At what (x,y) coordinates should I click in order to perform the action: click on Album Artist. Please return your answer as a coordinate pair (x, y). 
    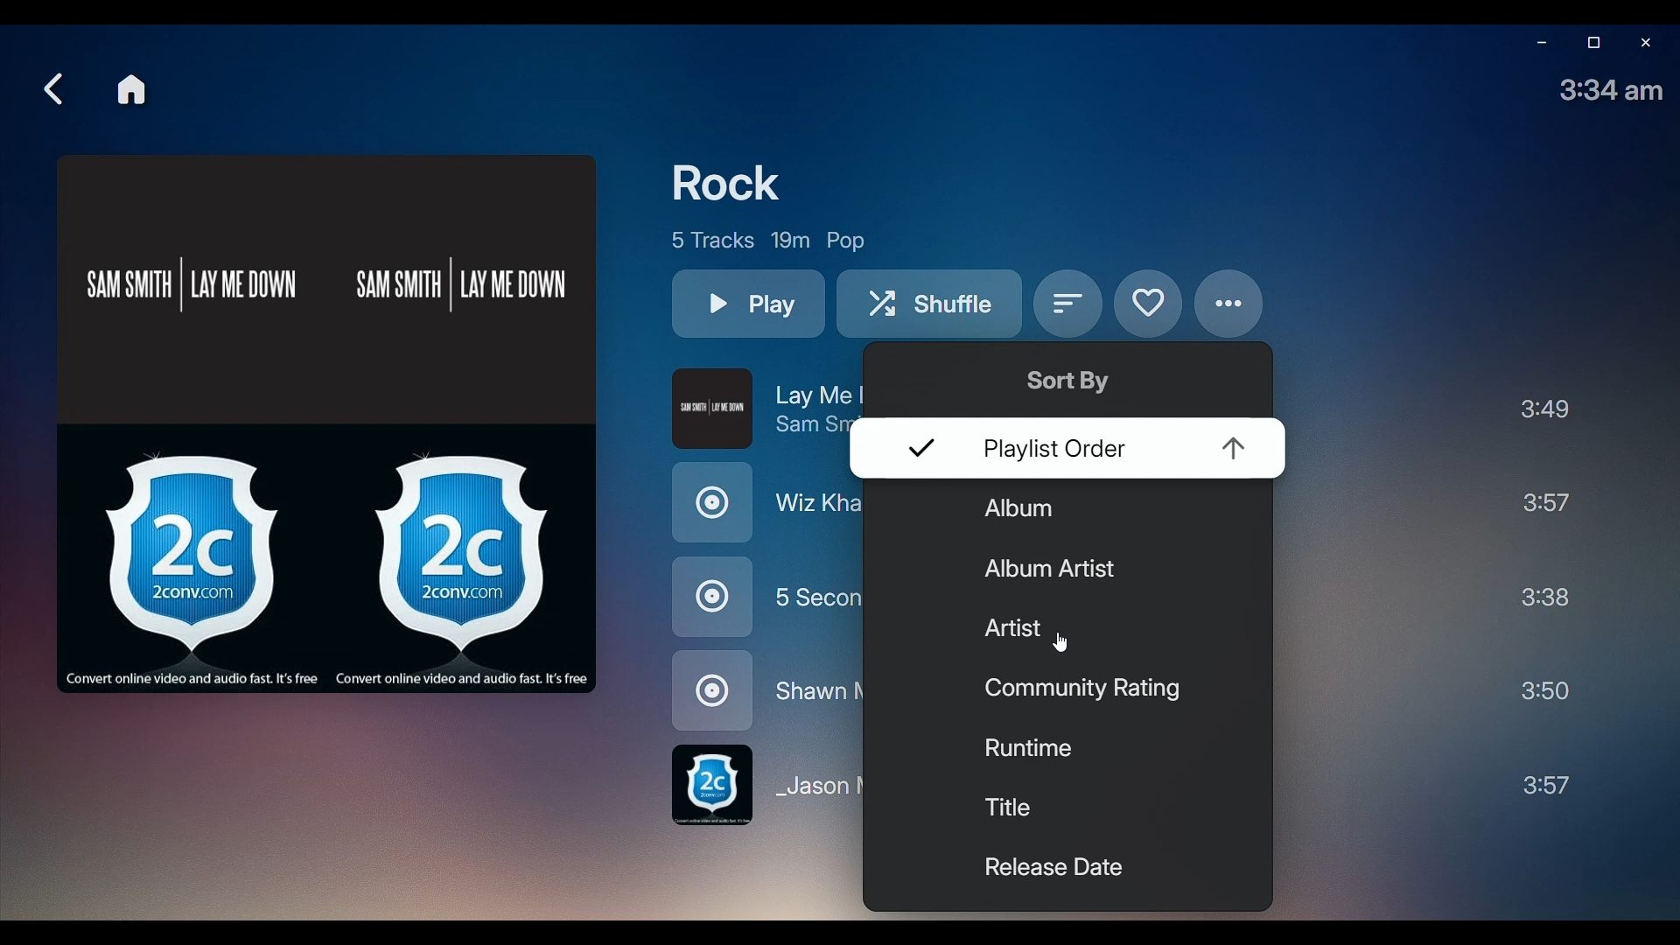
    Looking at the image, I should click on (1057, 570).